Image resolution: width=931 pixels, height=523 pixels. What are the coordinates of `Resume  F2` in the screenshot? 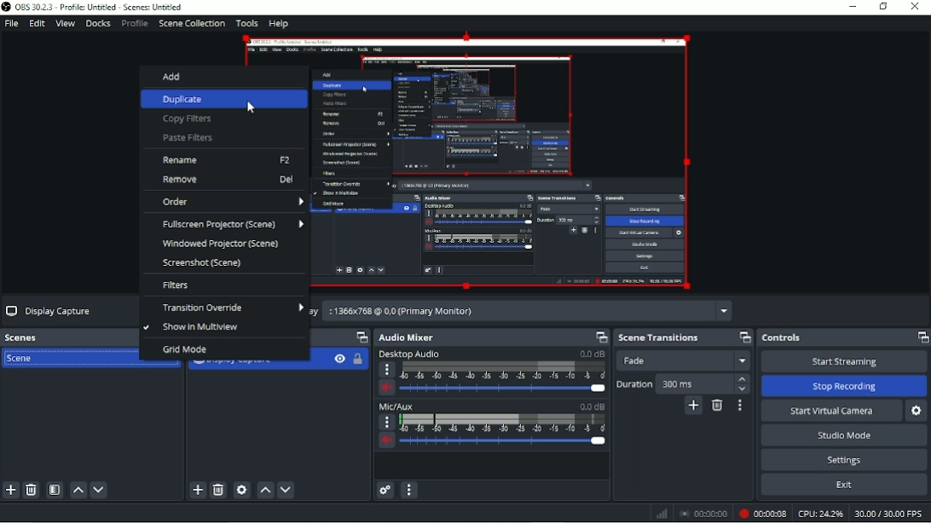 It's located at (228, 160).